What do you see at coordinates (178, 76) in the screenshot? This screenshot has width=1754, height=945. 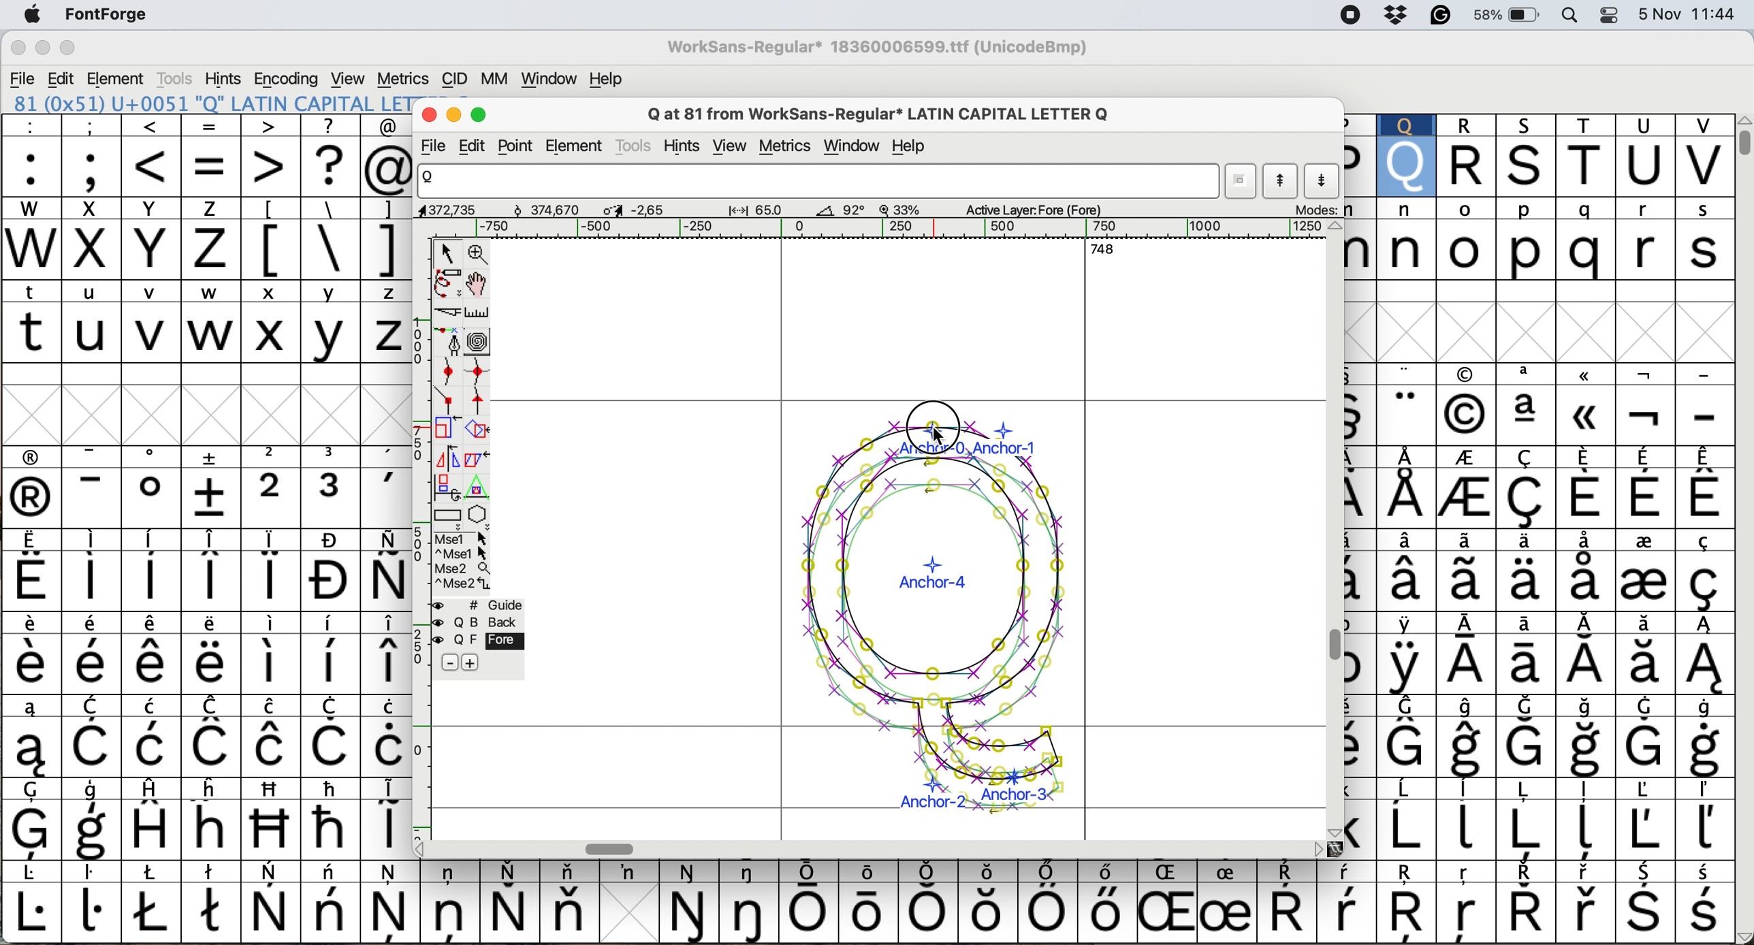 I see `tools` at bounding box center [178, 76].